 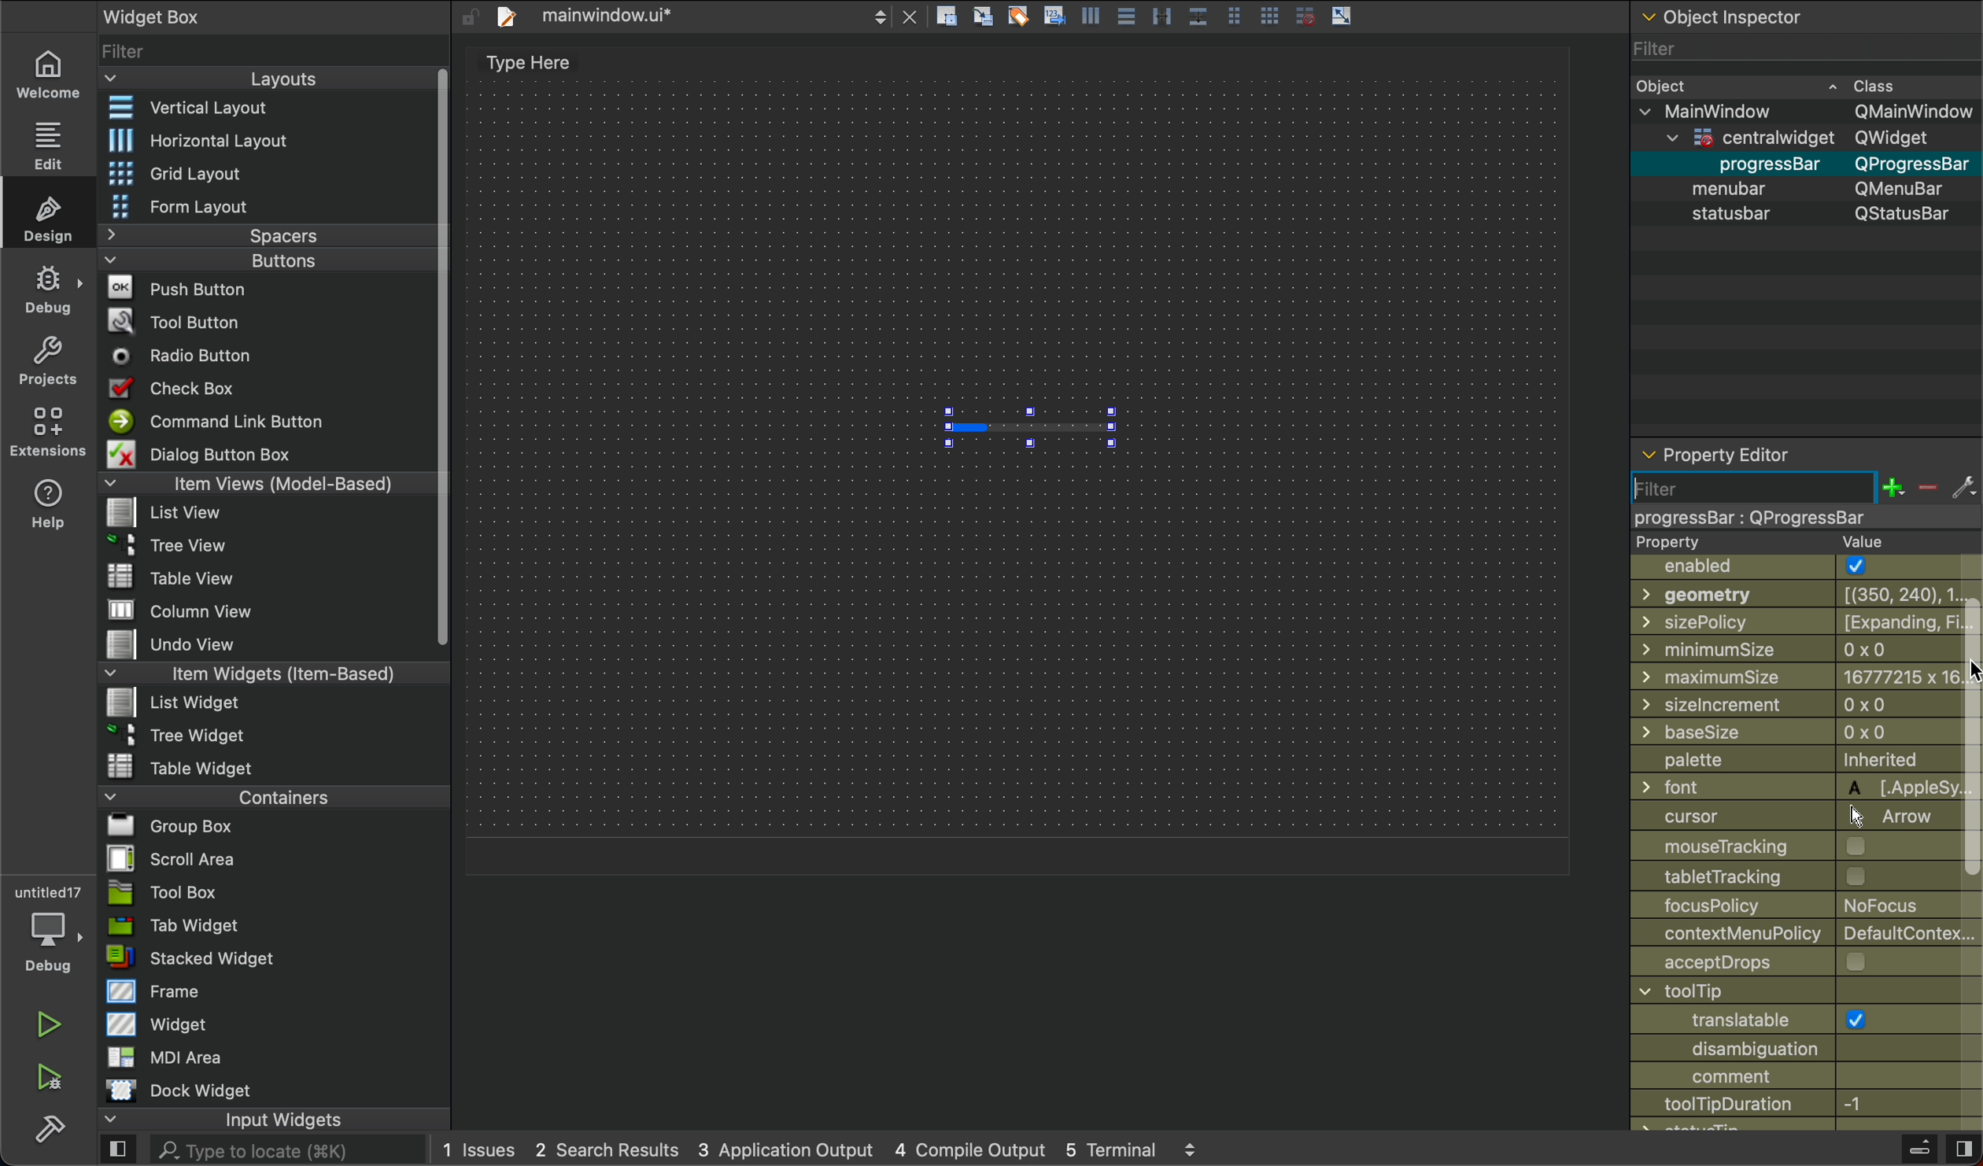 What do you see at coordinates (1804, 17) in the screenshot?
I see `object inspector` at bounding box center [1804, 17].